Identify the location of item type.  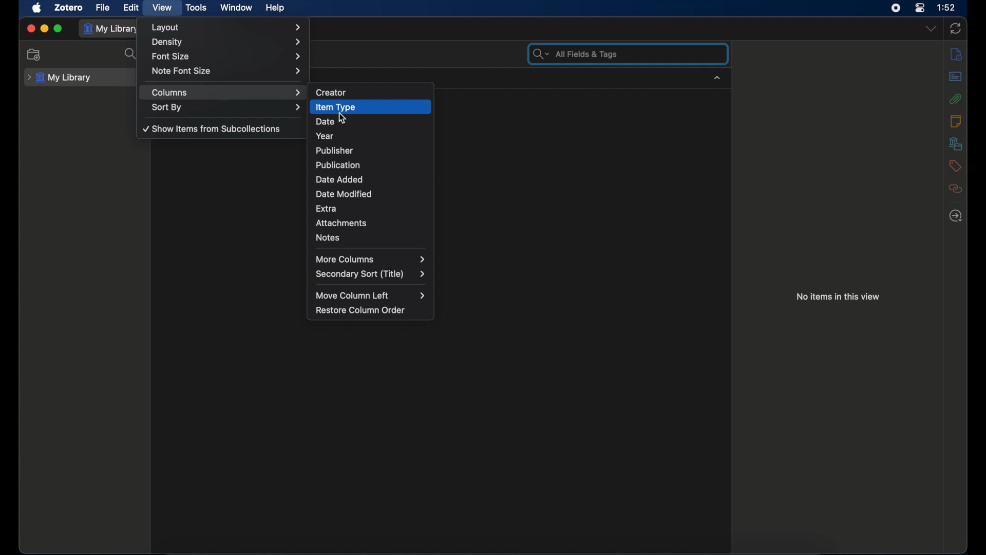
(335, 107).